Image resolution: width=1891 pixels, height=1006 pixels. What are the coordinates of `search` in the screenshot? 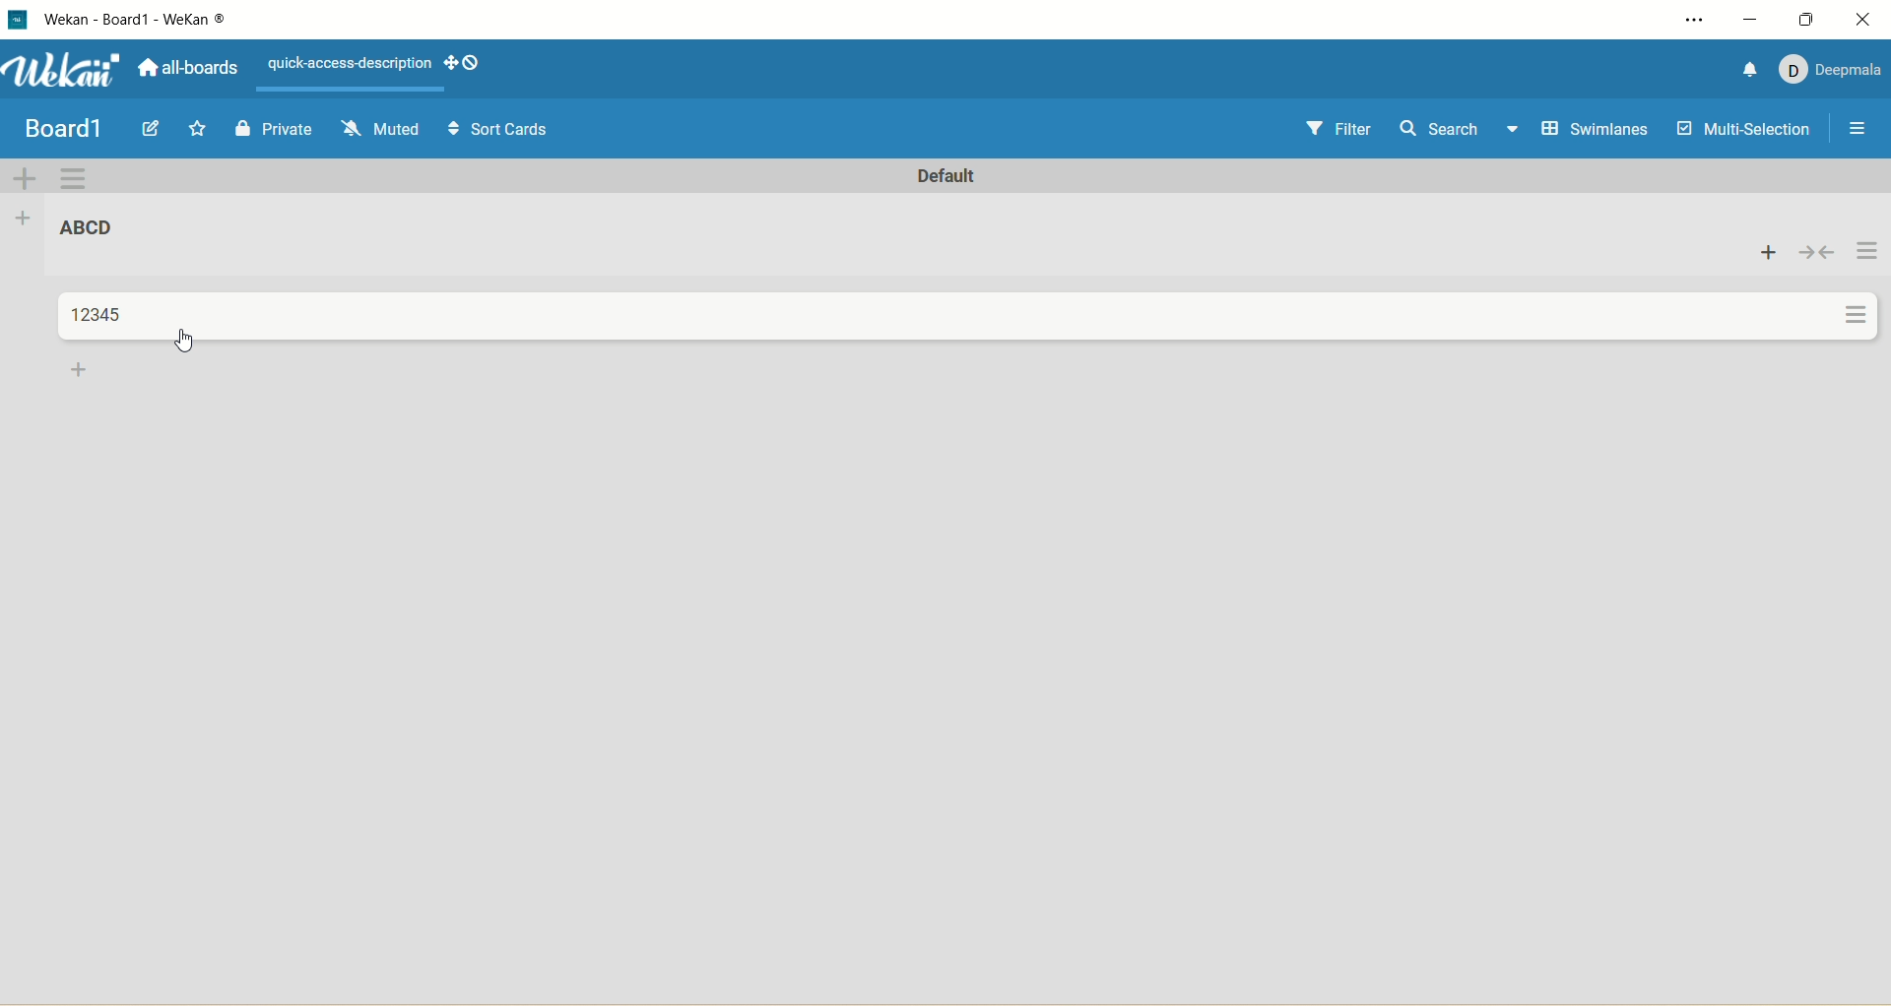 It's located at (1459, 131).